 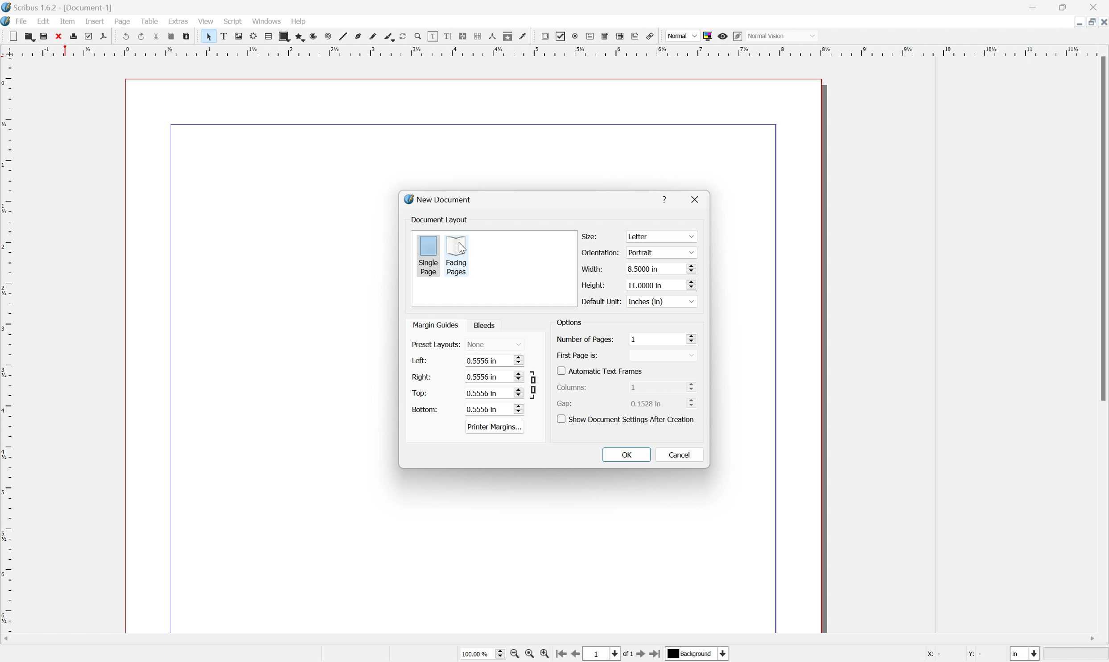 I want to click on Extras, so click(x=178, y=22).